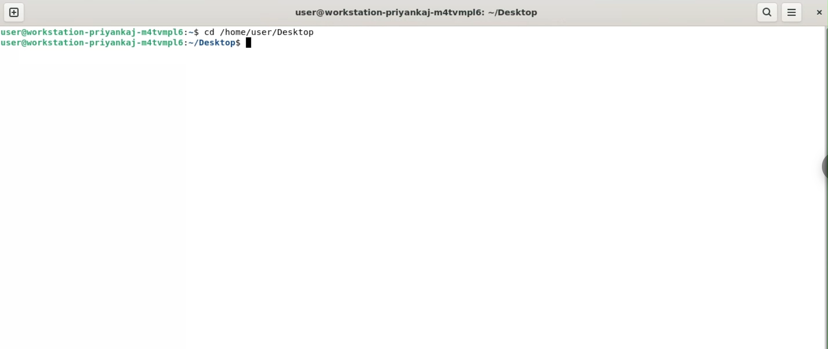 The width and height of the screenshot is (828, 349). What do you see at coordinates (818, 13) in the screenshot?
I see `close` at bounding box center [818, 13].